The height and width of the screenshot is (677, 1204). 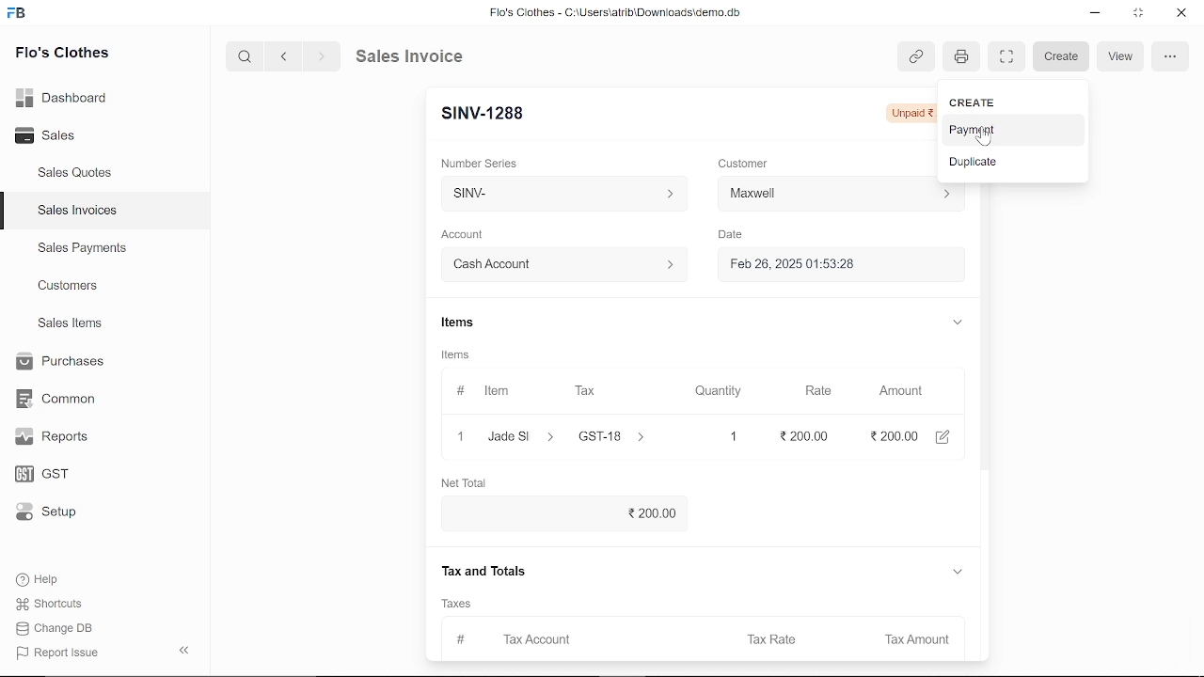 I want to click on Shortcuts, so click(x=59, y=605).